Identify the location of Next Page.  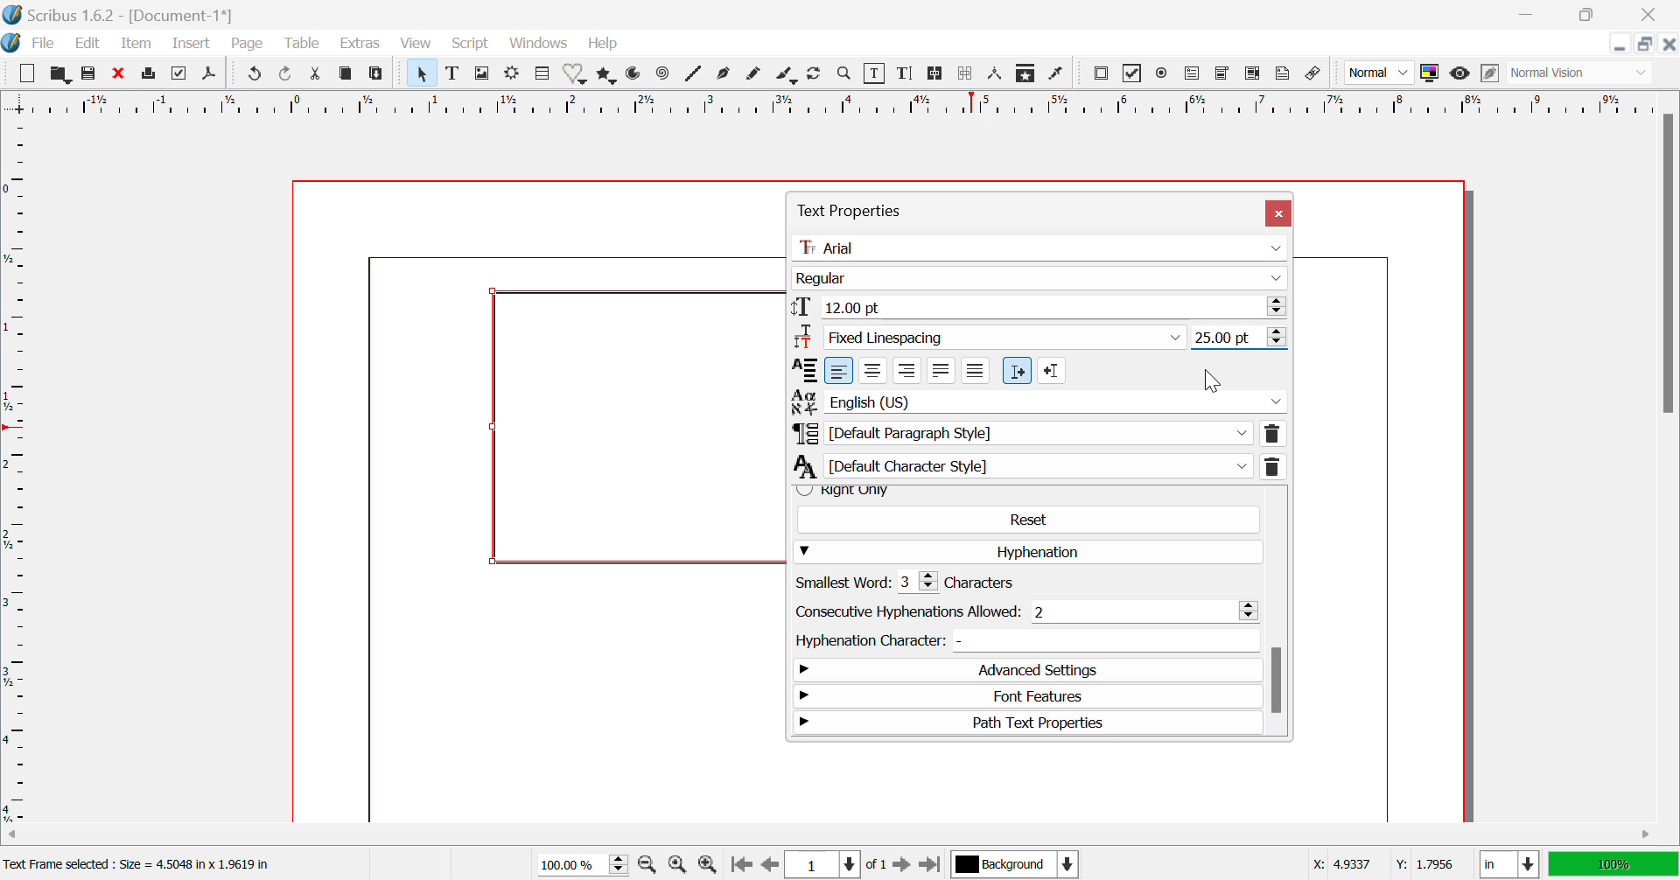
(903, 863).